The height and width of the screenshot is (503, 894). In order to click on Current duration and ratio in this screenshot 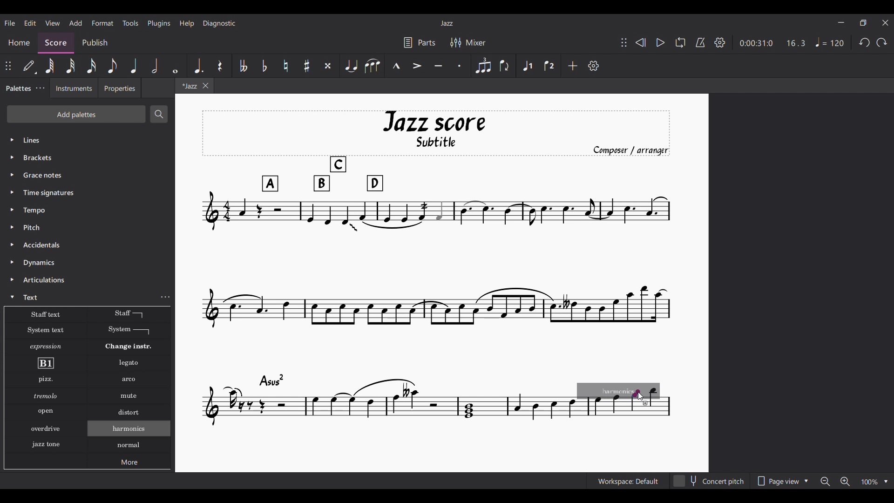, I will do `click(772, 43)`.